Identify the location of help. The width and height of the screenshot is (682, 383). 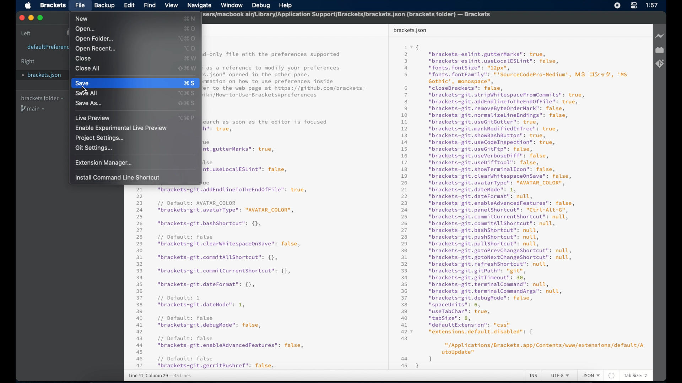
(285, 5).